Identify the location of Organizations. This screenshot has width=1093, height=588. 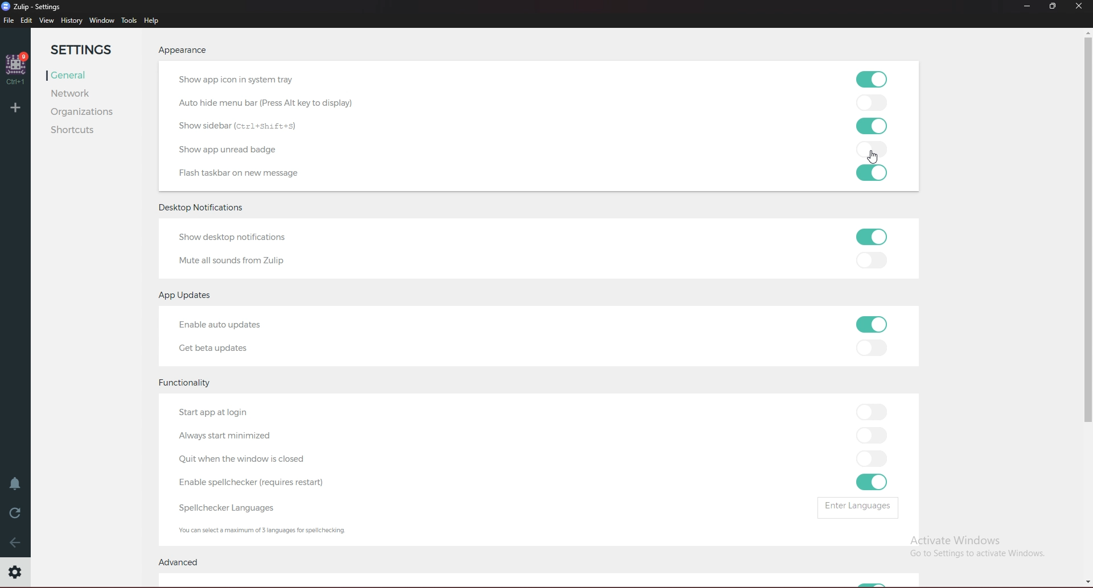
(88, 113).